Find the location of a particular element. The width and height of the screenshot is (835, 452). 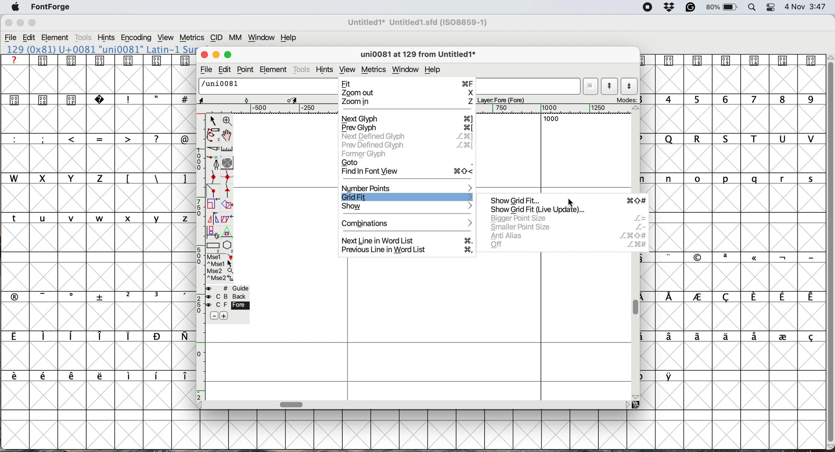

cut splines in two is located at coordinates (213, 148).